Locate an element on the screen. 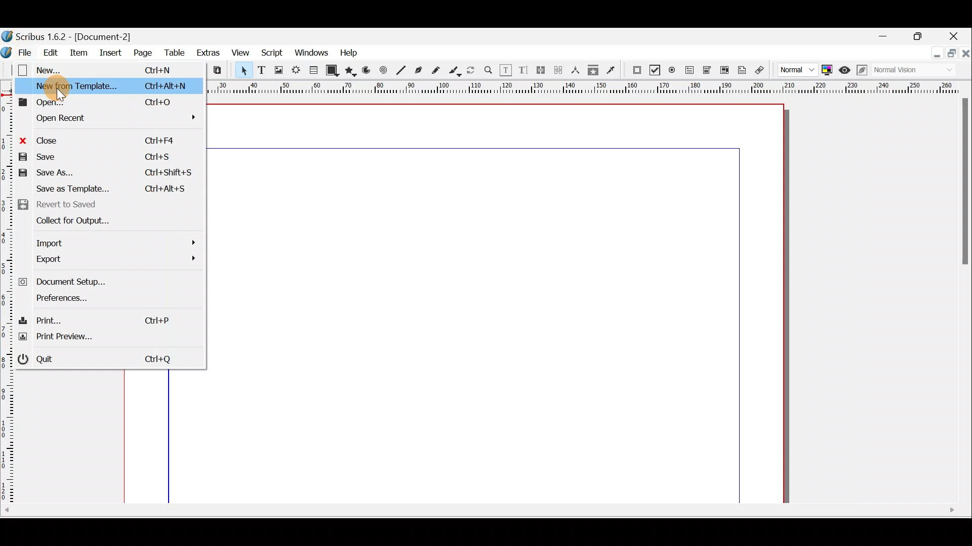  Page is located at coordinates (142, 52).